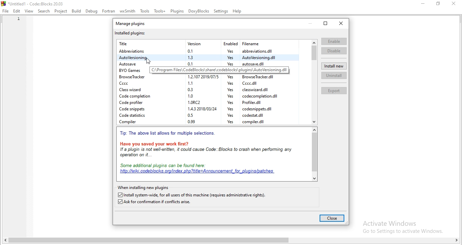 The width and height of the screenshot is (462, 245). What do you see at coordinates (198, 57) in the screenshot?
I see `AutoVersioning 1.3 Yes AutoVersioning.dil` at bounding box center [198, 57].